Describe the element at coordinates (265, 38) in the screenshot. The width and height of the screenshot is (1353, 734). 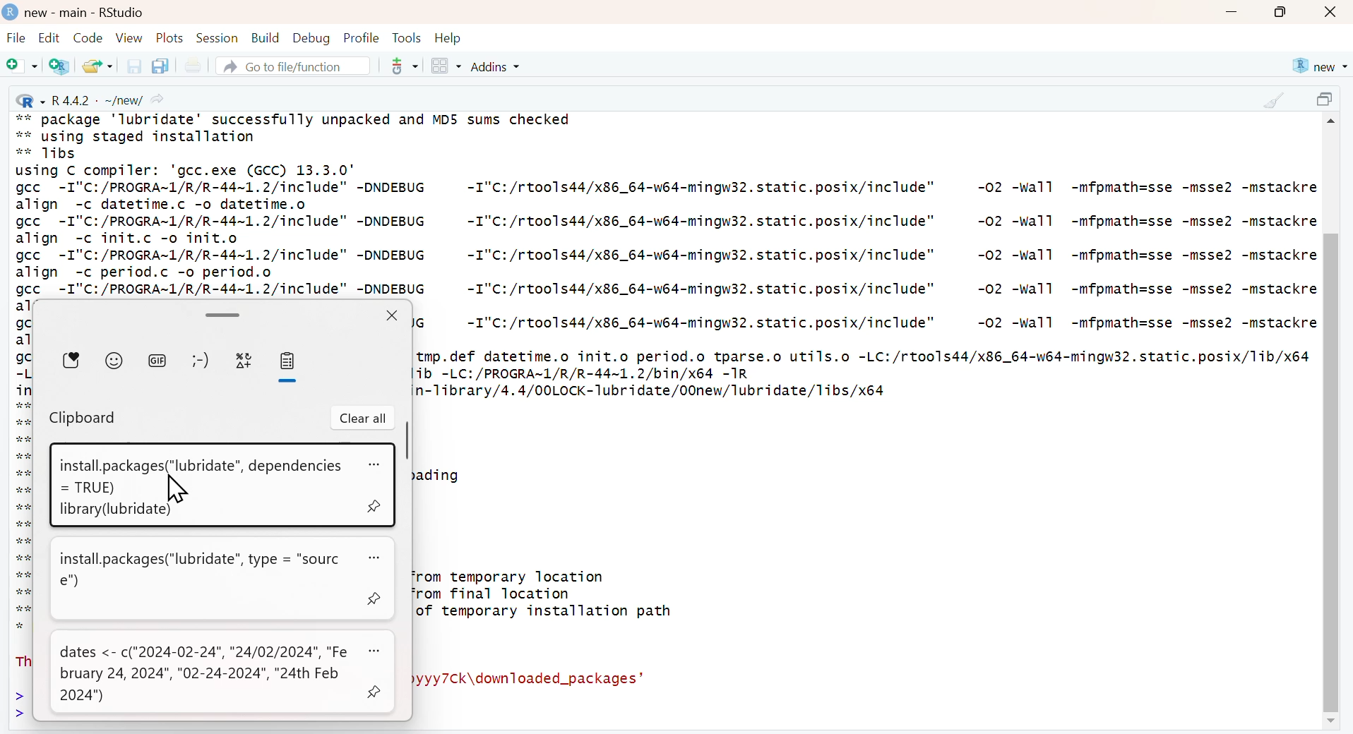
I see `Build` at that location.